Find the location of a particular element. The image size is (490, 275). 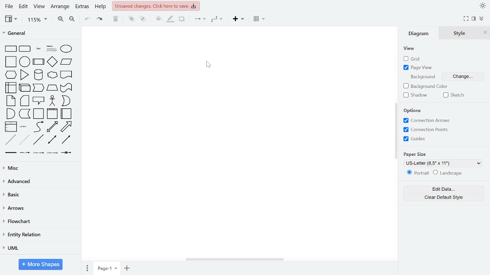

callout is located at coordinates (39, 100).